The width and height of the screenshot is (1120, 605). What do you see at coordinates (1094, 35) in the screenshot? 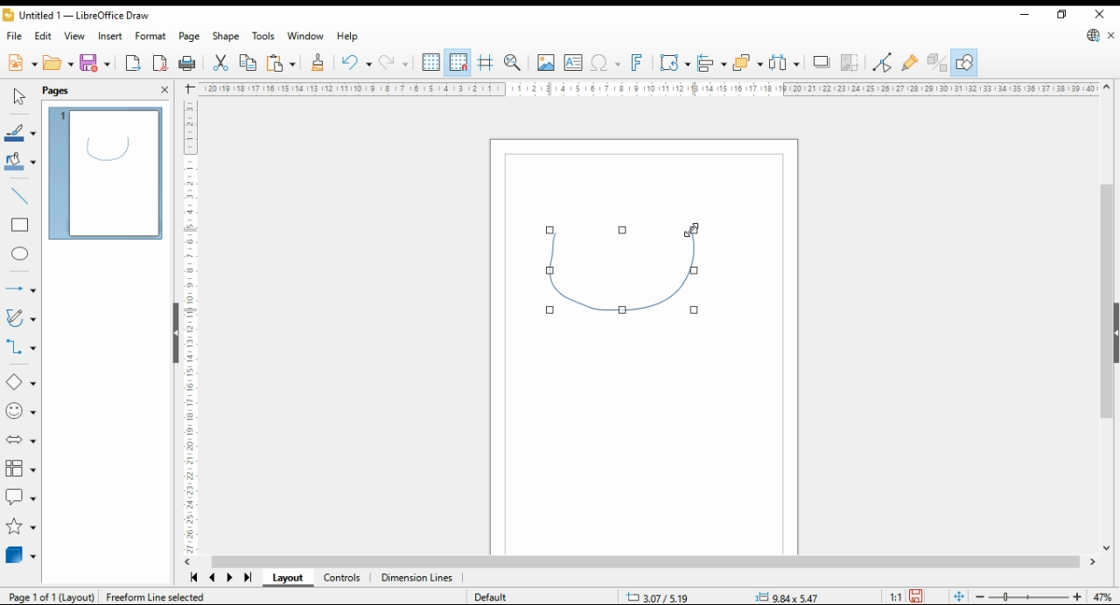
I see `libreoffice update` at bounding box center [1094, 35].